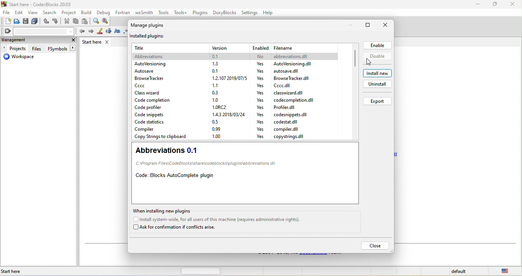 This screenshot has width=522, height=276. Describe the element at coordinates (6, 12) in the screenshot. I see `file` at that location.